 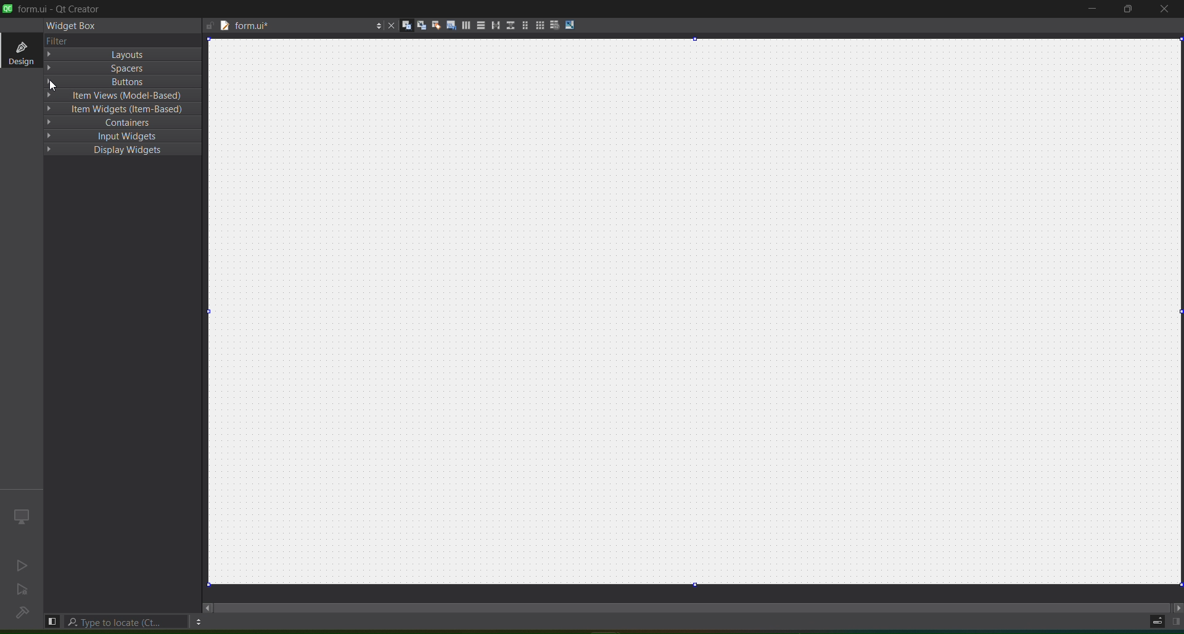 I want to click on show right panel, so click(x=1176, y=620).